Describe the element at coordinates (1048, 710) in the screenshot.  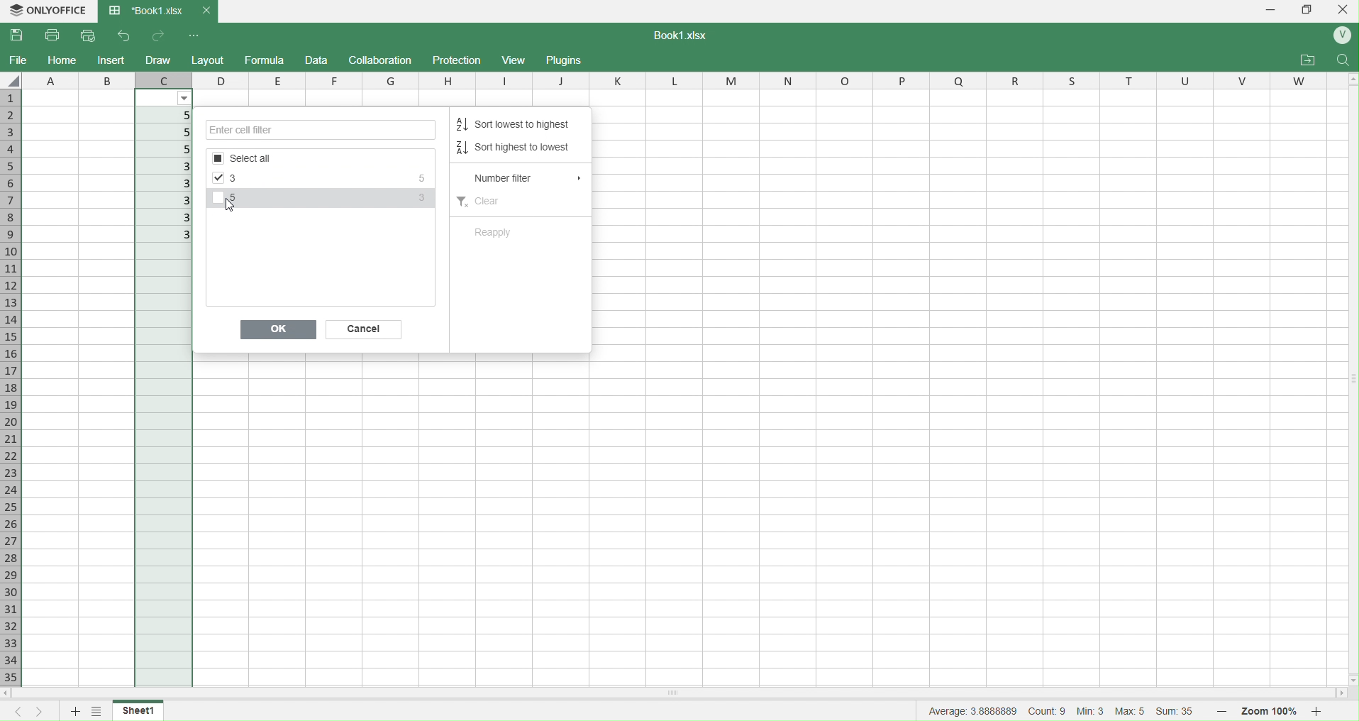
I see `cout` at that location.